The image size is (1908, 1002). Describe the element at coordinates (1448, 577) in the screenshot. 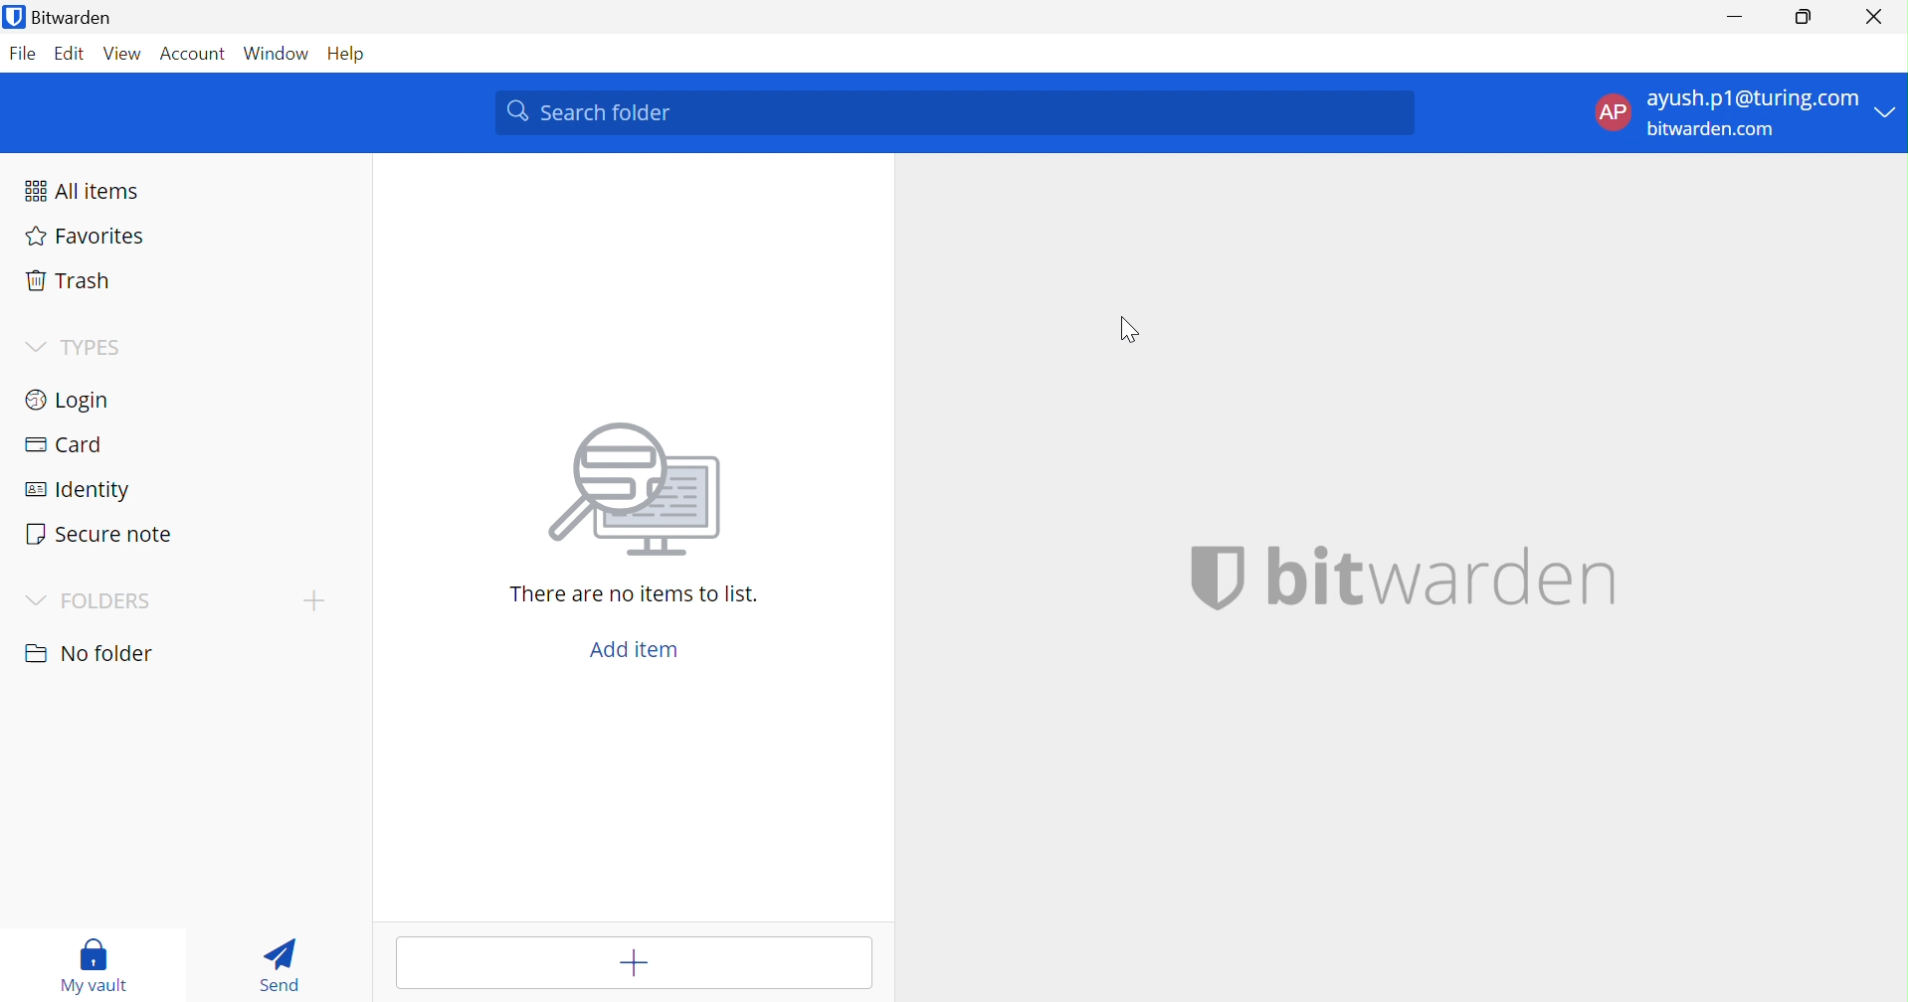

I see `bitwarden` at that location.